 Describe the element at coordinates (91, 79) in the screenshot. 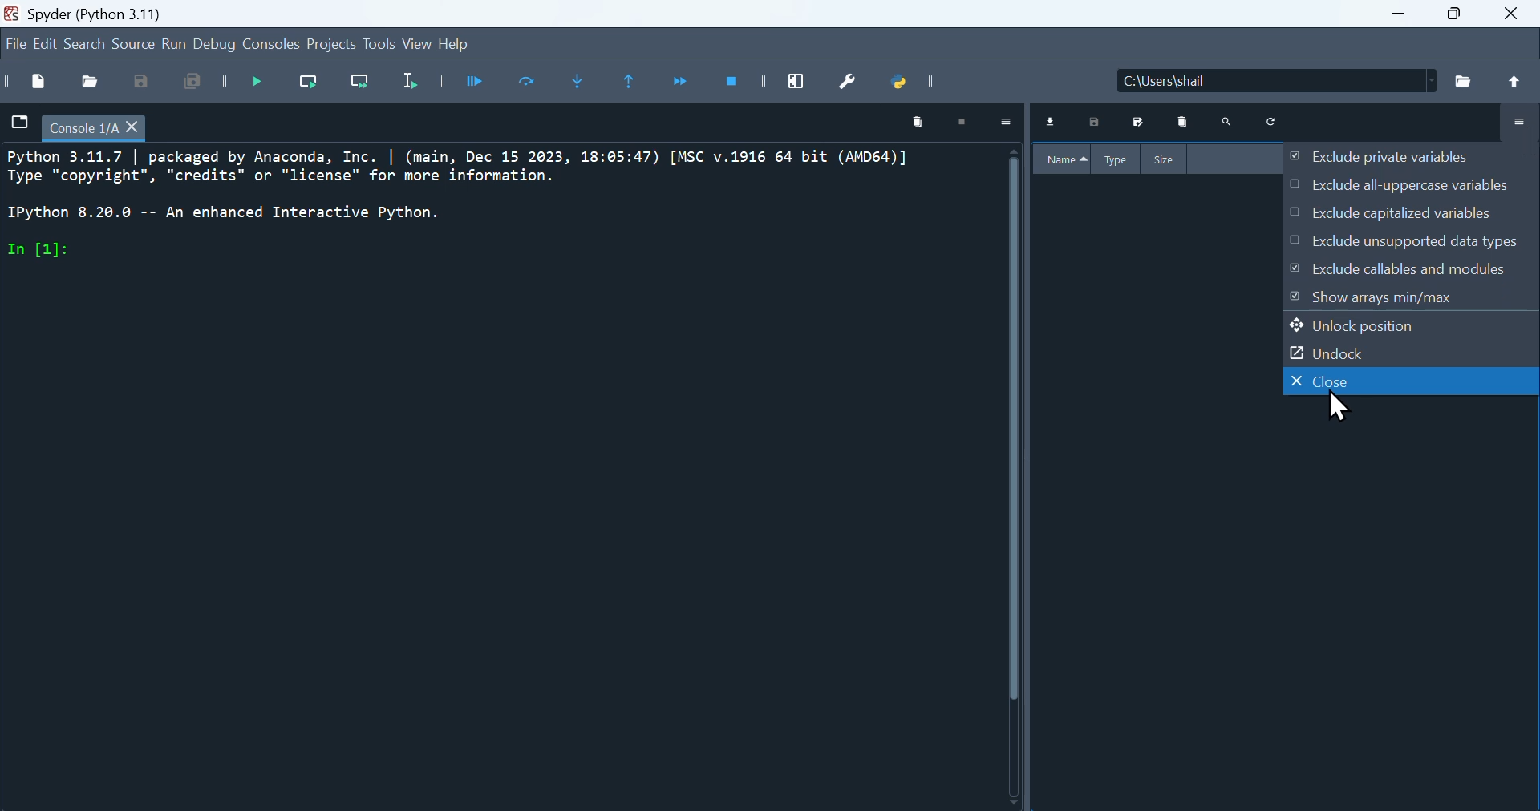

I see `open file` at that location.